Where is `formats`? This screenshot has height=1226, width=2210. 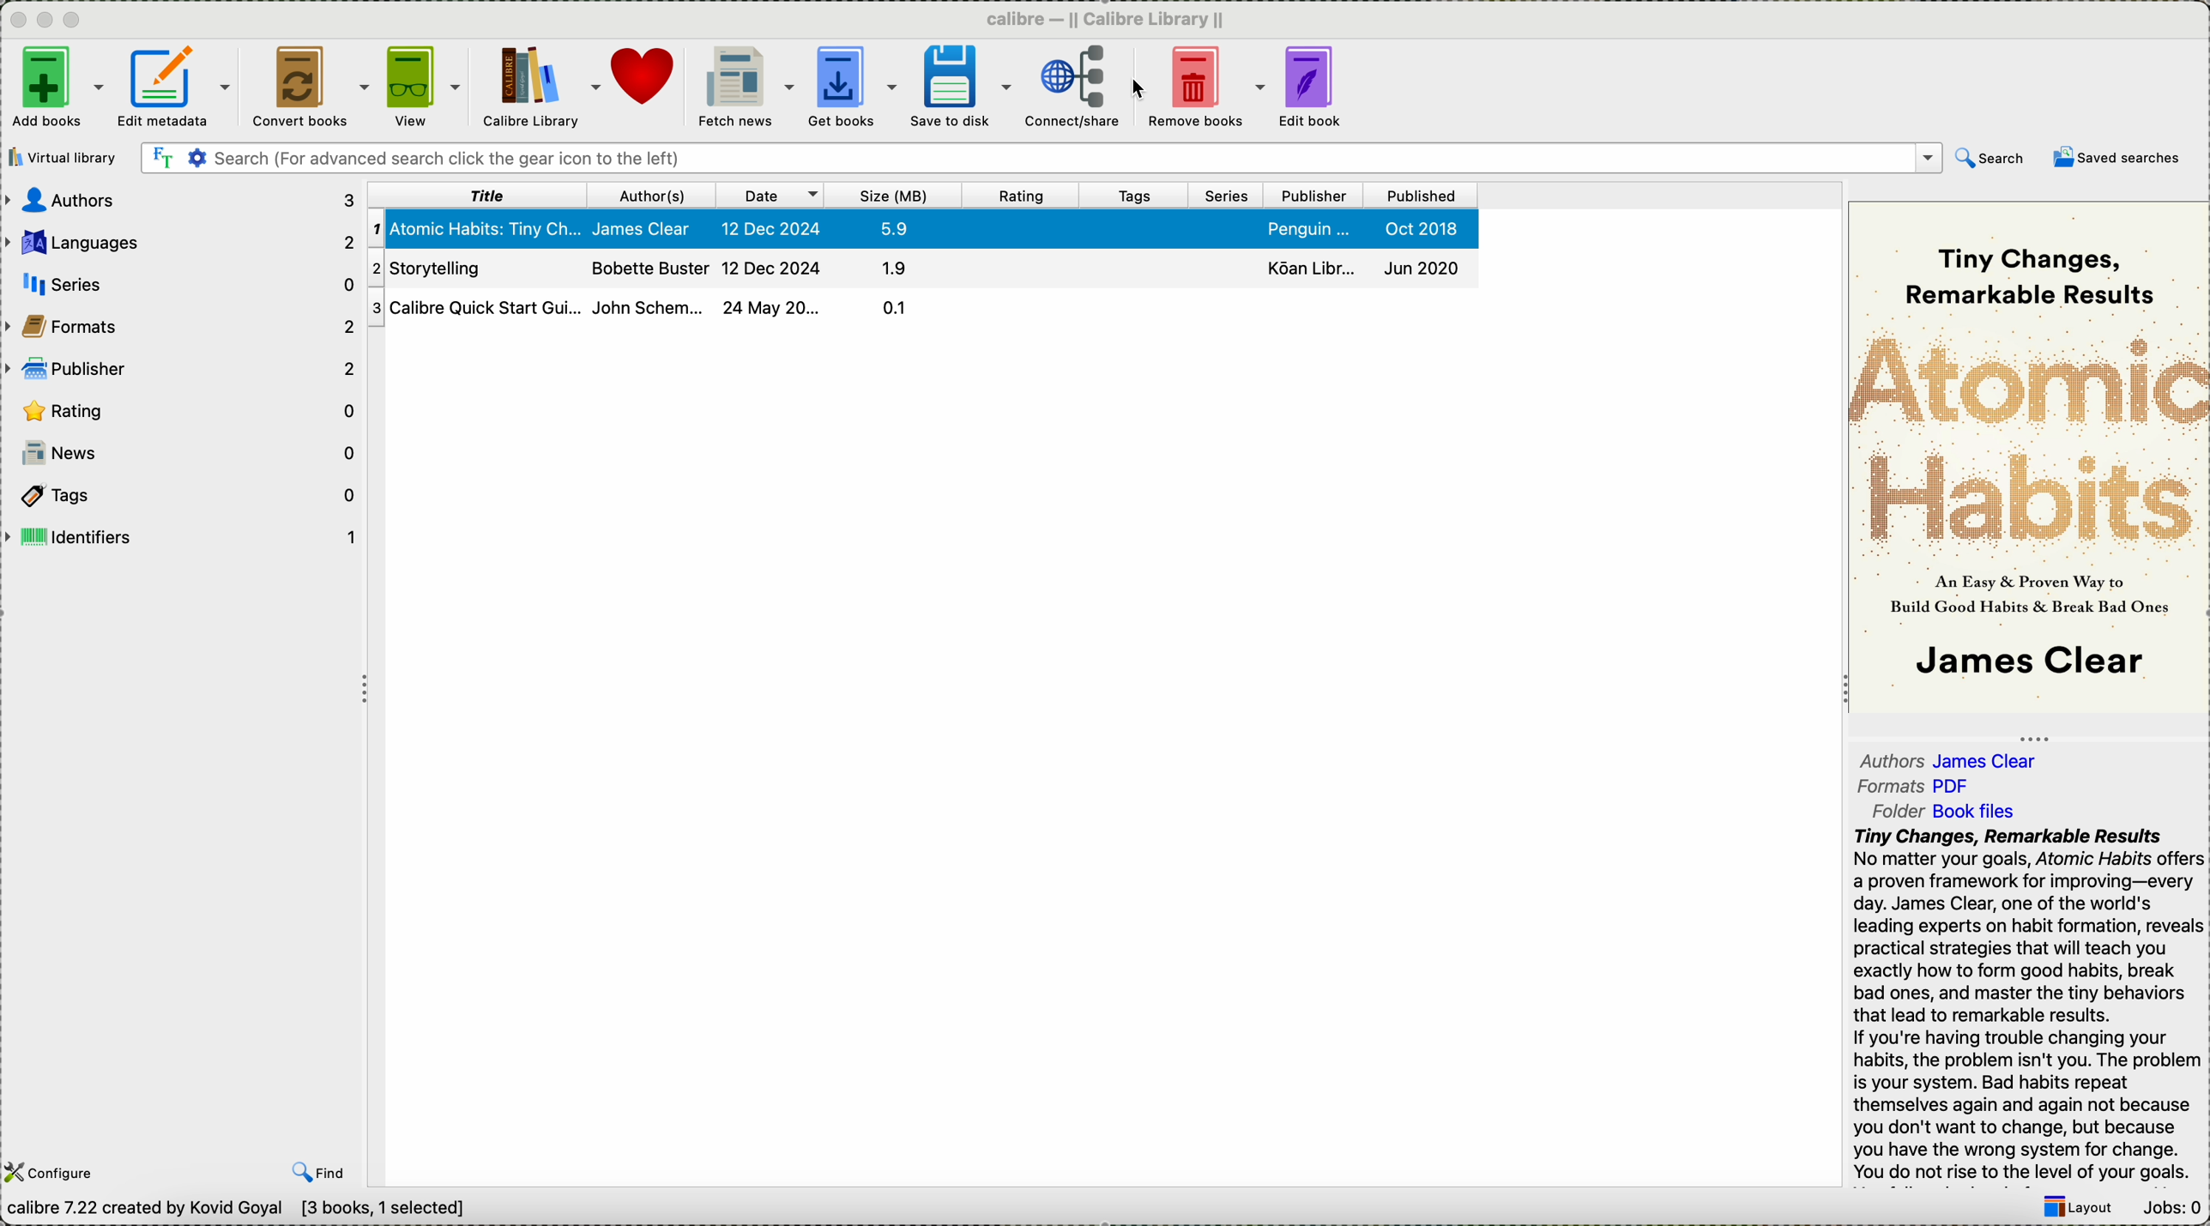
formats is located at coordinates (183, 324).